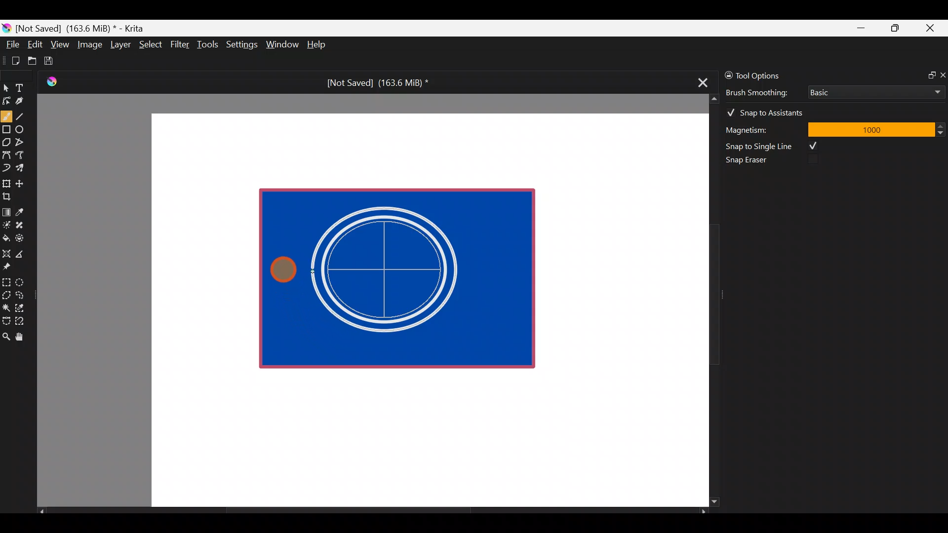 This screenshot has width=948, height=533. Describe the element at coordinates (26, 115) in the screenshot. I see `Line tool` at that location.